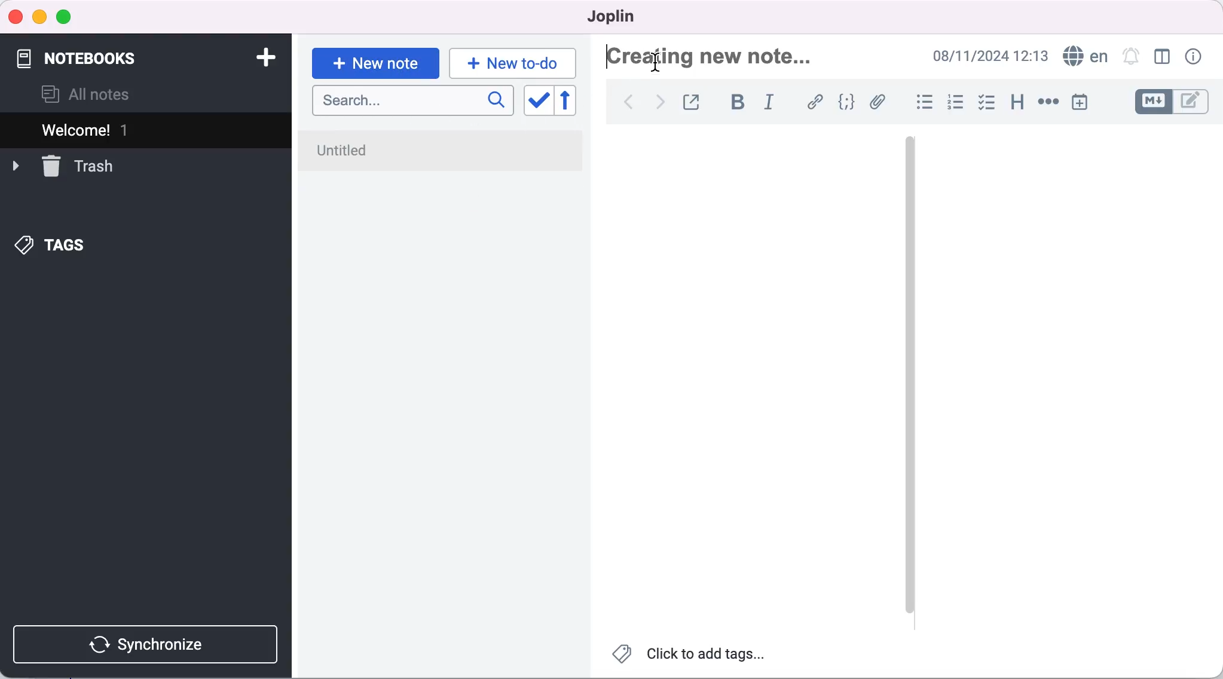 The image size is (1223, 679). Describe the element at coordinates (1174, 102) in the screenshot. I see `toggle editors` at that location.